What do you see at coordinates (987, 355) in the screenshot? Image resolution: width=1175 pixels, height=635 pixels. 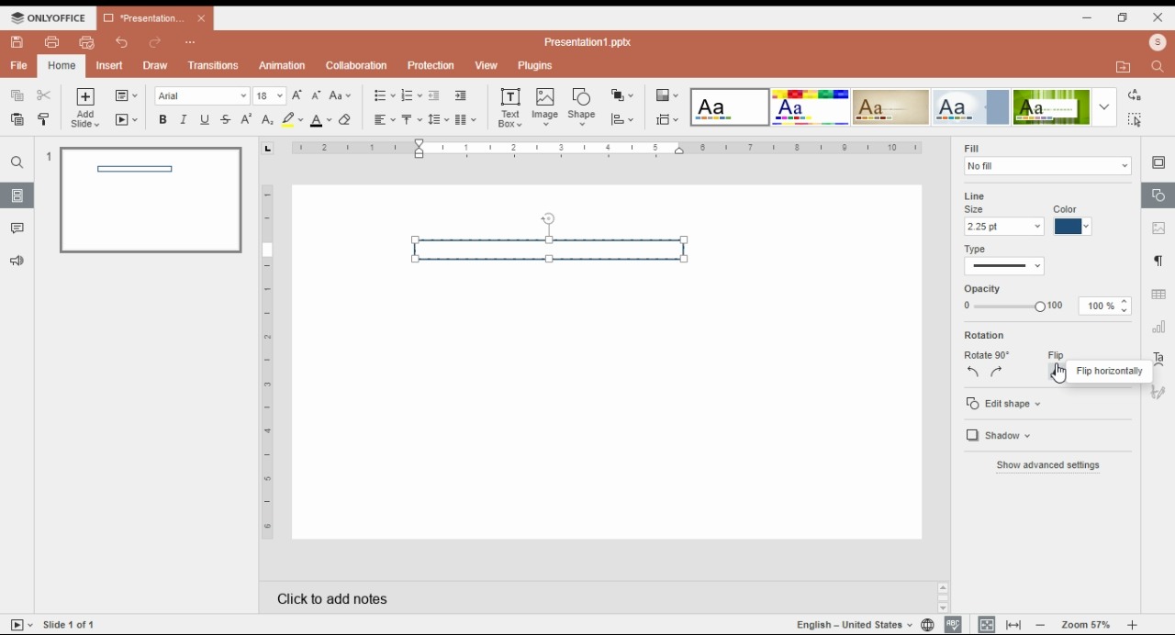 I see `rotate 90` at bounding box center [987, 355].